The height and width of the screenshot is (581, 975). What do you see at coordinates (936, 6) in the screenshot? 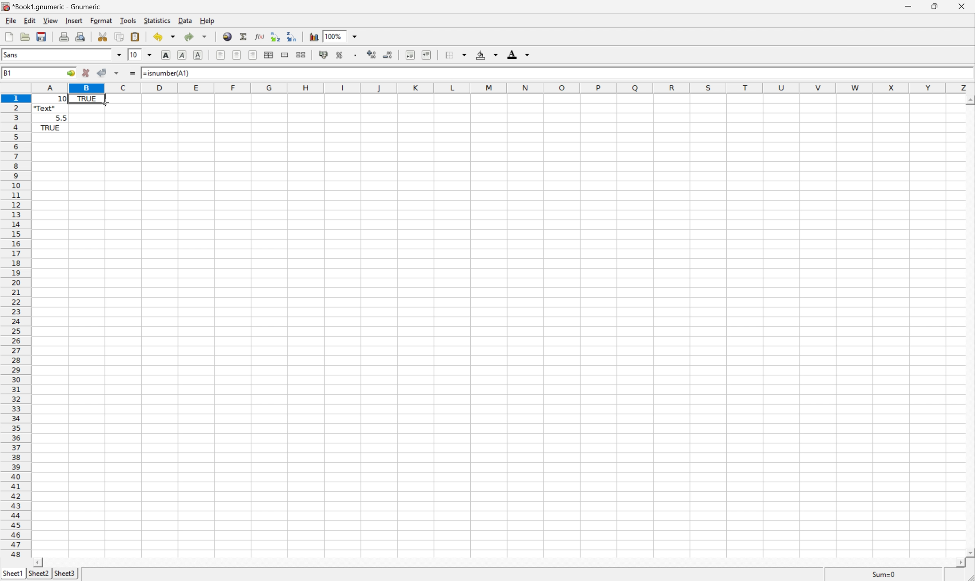
I see `Restore Down` at bounding box center [936, 6].